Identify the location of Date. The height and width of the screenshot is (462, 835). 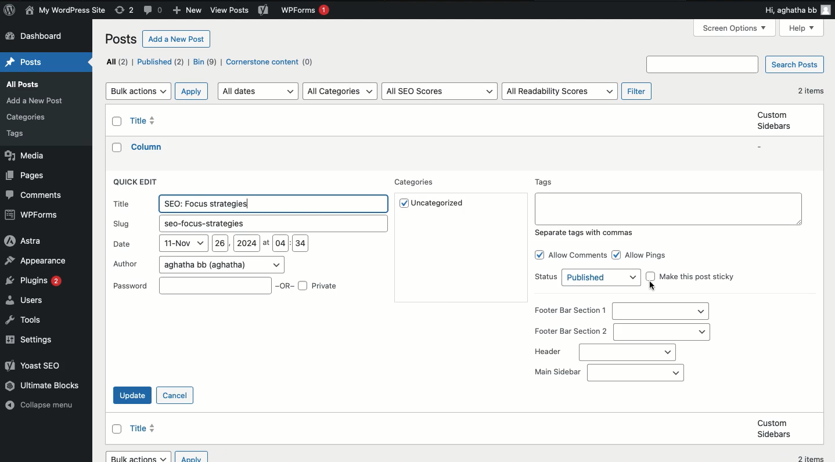
(122, 244).